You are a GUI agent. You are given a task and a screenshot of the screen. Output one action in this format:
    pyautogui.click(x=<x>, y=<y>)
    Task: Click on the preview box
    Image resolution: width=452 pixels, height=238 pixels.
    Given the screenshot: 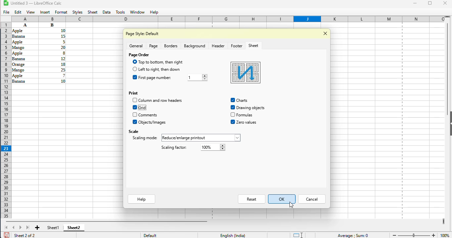 What is the action you would take?
    pyautogui.click(x=246, y=73)
    